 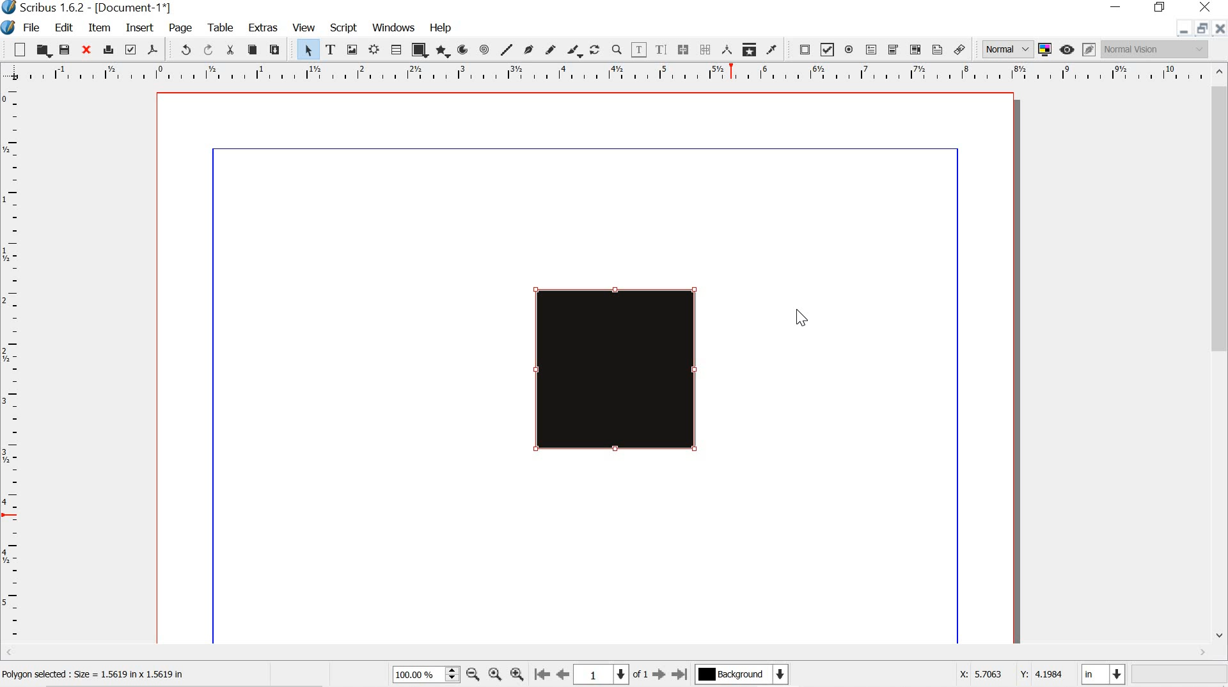 What do you see at coordinates (473, 674) in the screenshot?
I see `zoom out` at bounding box center [473, 674].